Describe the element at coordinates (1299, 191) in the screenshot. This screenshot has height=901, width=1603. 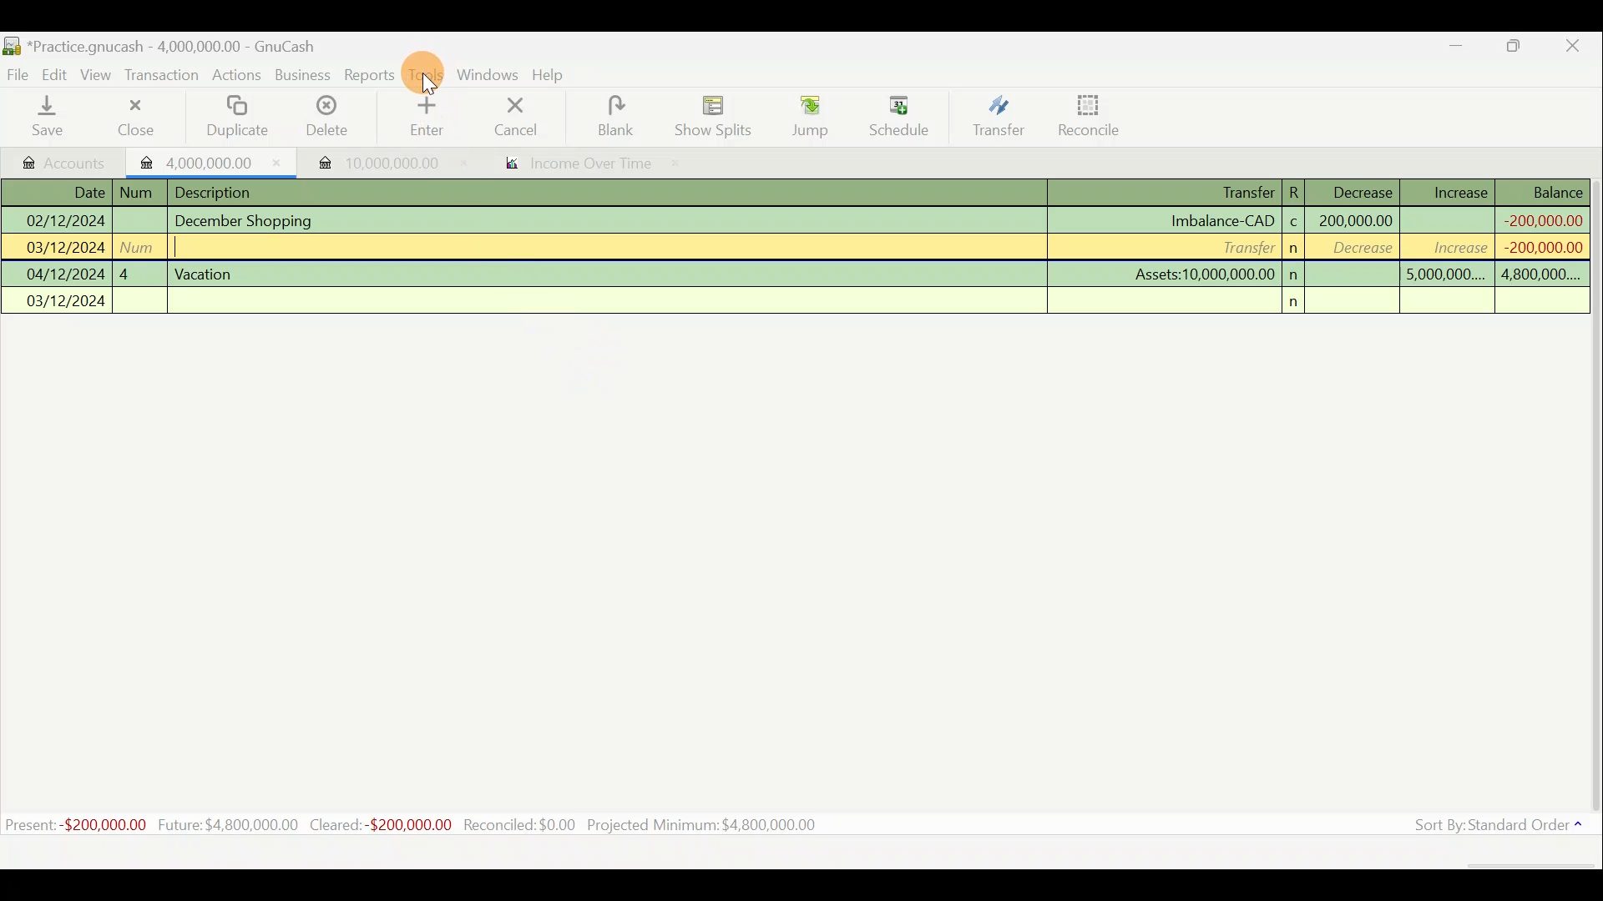
I see `R` at that location.